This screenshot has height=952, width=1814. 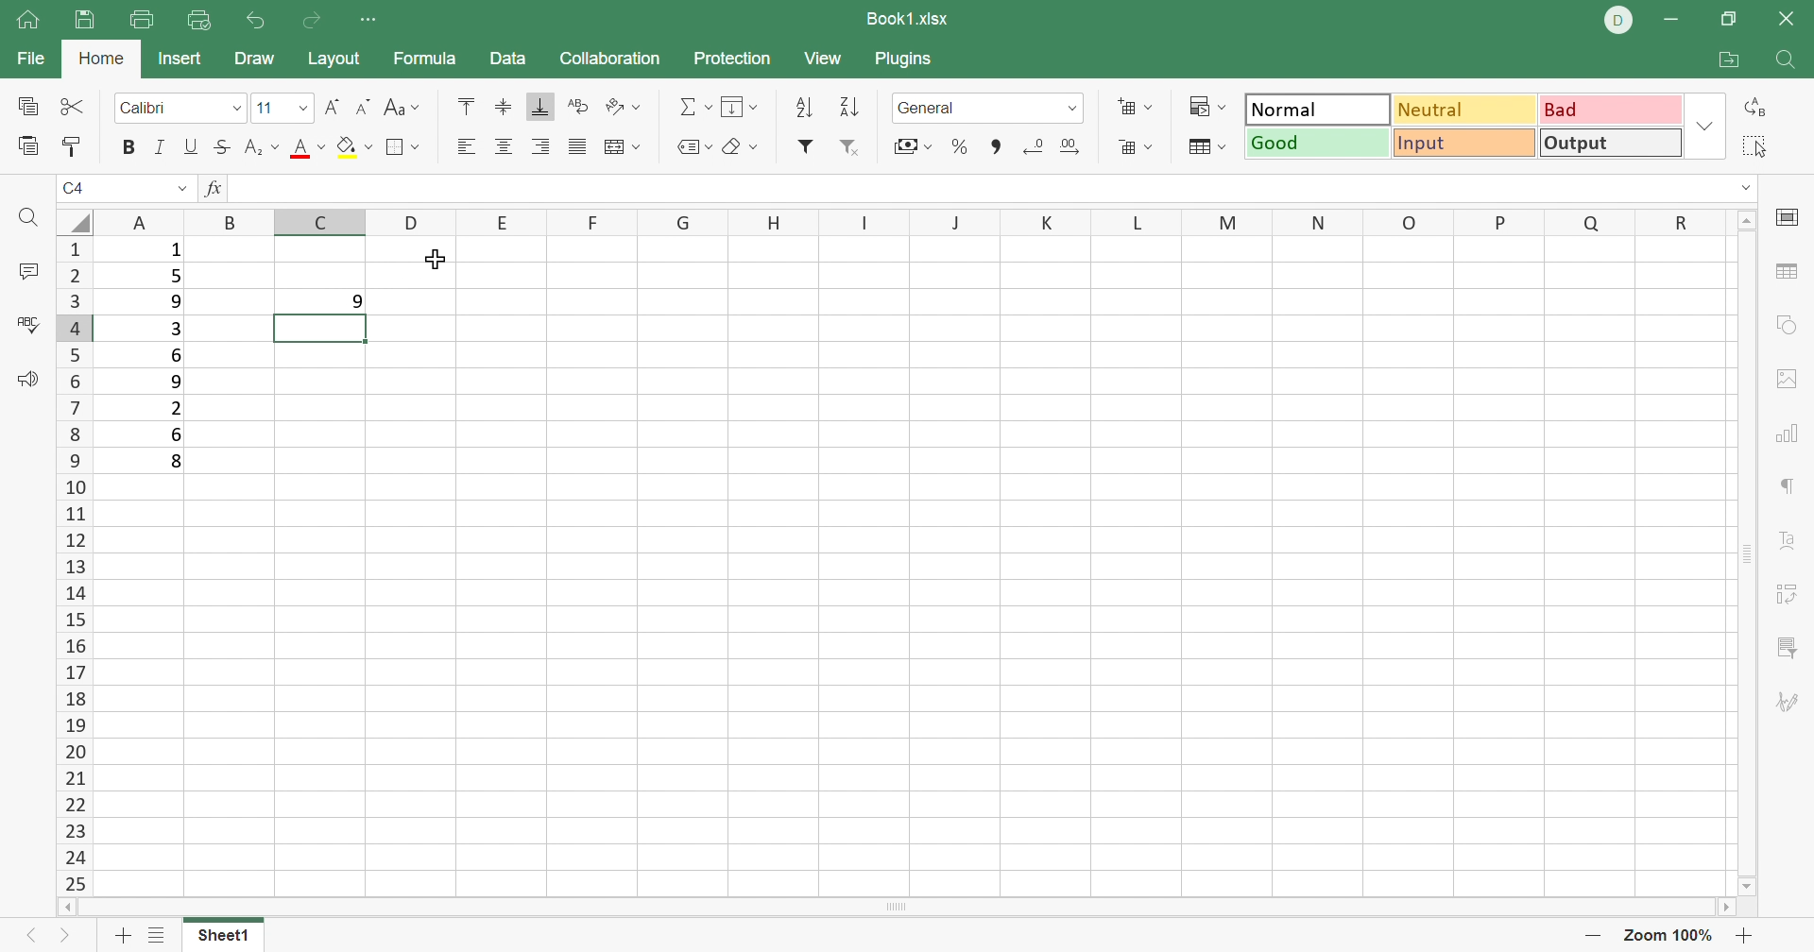 What do you see at coordinates (214, 186) in the screenshot?
I see `fx` at bounding box center [214, 186].